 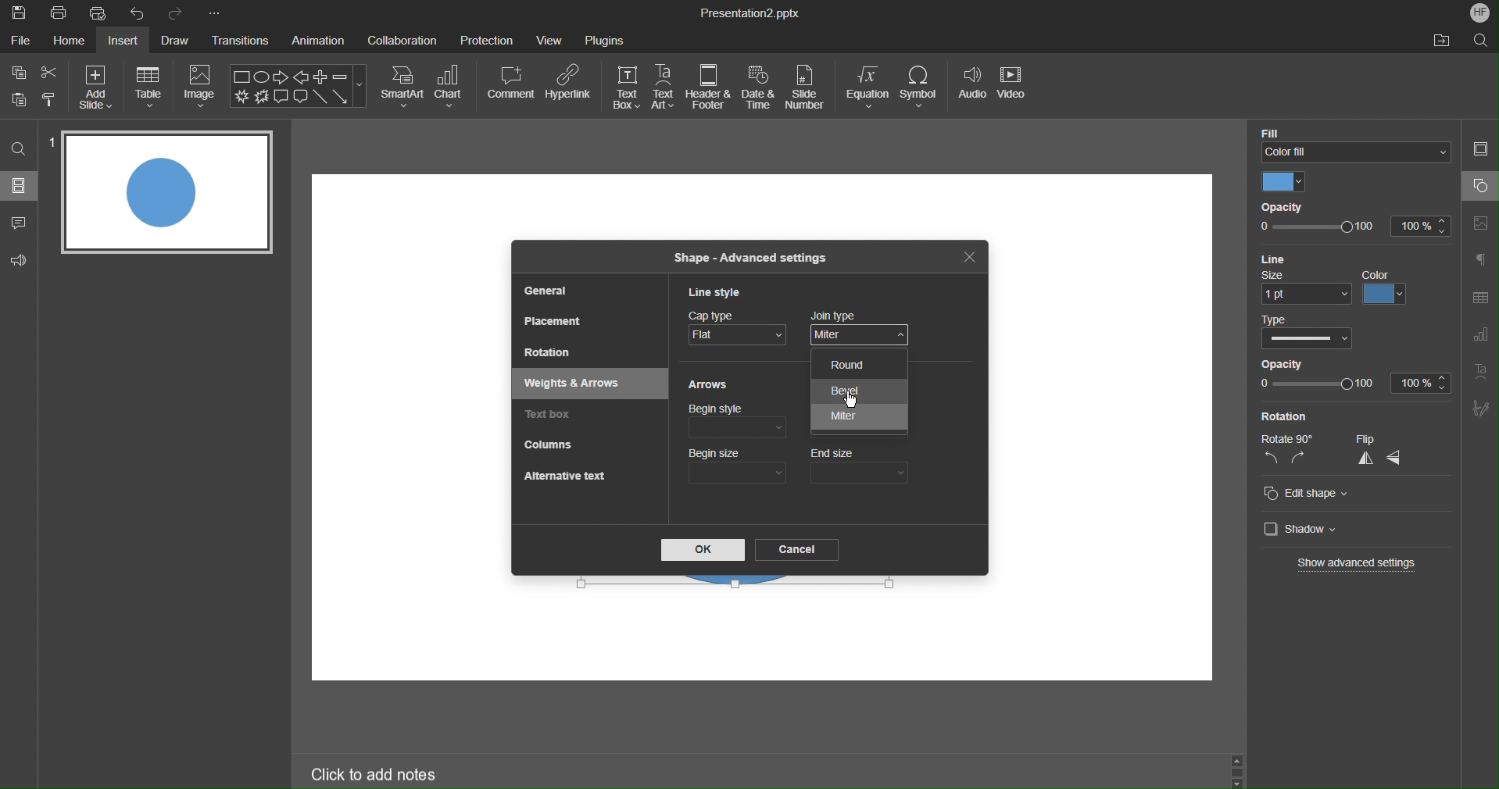 What do you see at coordinates (1306, 287) in the screenshot?
I see `size` at bounding box center [1306, 287].